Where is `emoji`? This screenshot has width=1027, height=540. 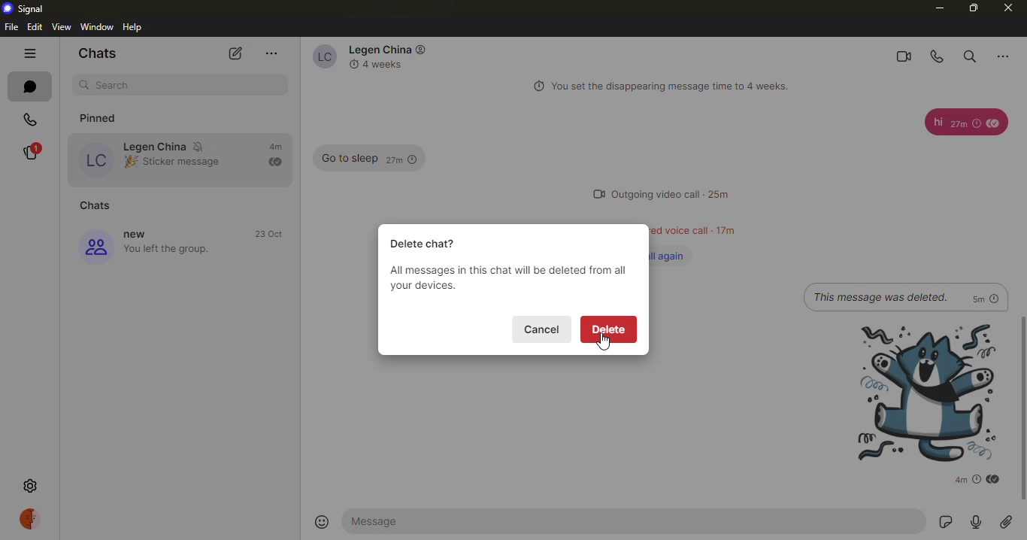
emoji is located at coordinates (129, 162).